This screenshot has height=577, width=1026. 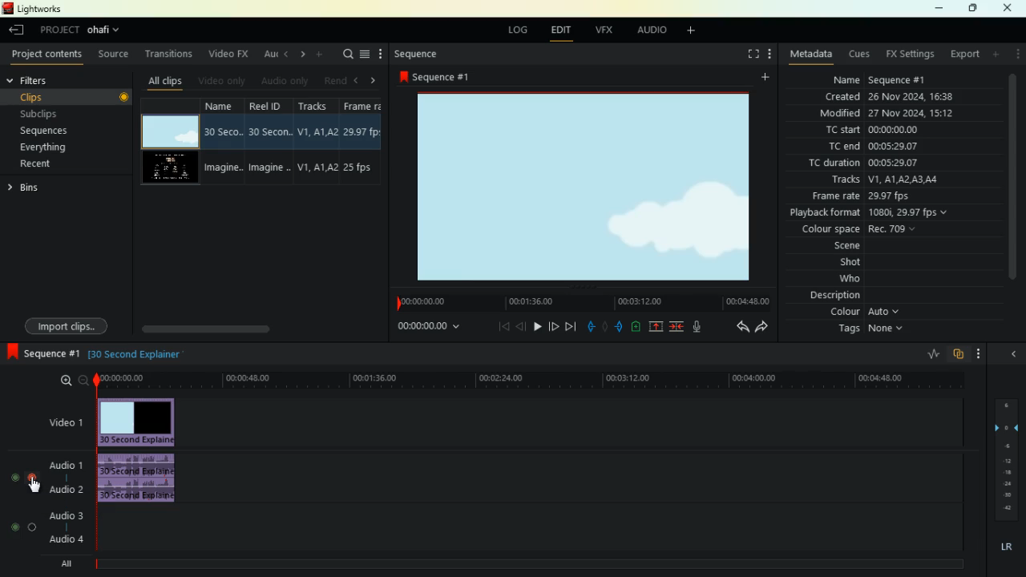 What do you see at coordinates (618, 328) in the screenshot?
I see `push` at bounding box center [618, 328].